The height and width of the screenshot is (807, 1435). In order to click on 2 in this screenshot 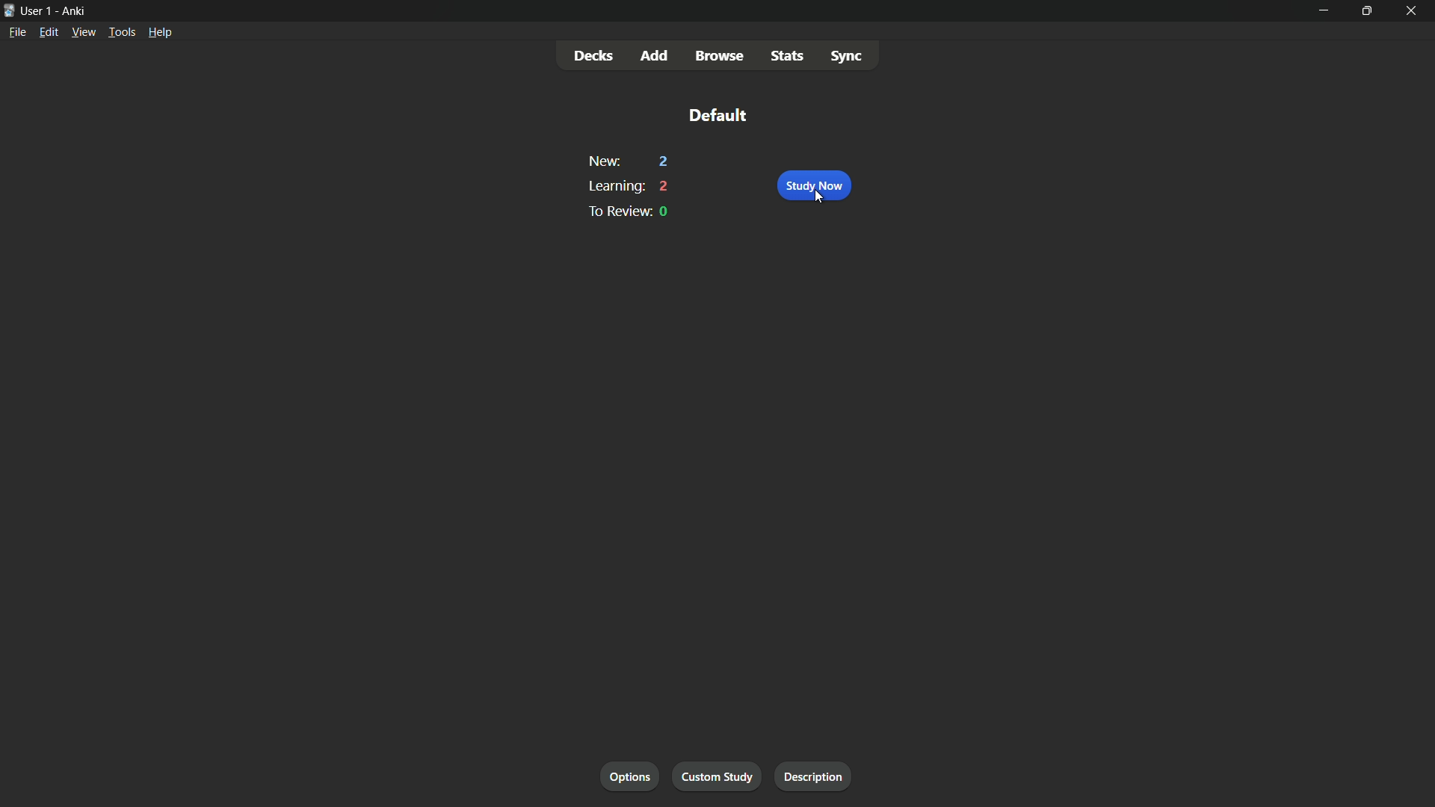, I will do `click(664, 185)`.